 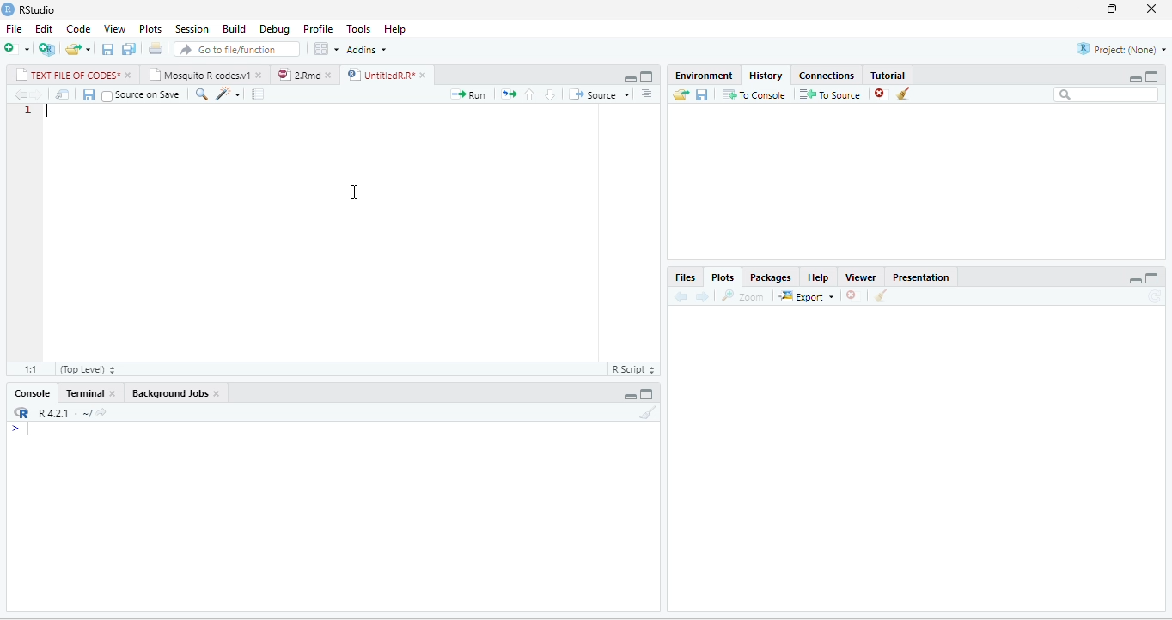 I want to click on 1, so click(x=29, y=111).